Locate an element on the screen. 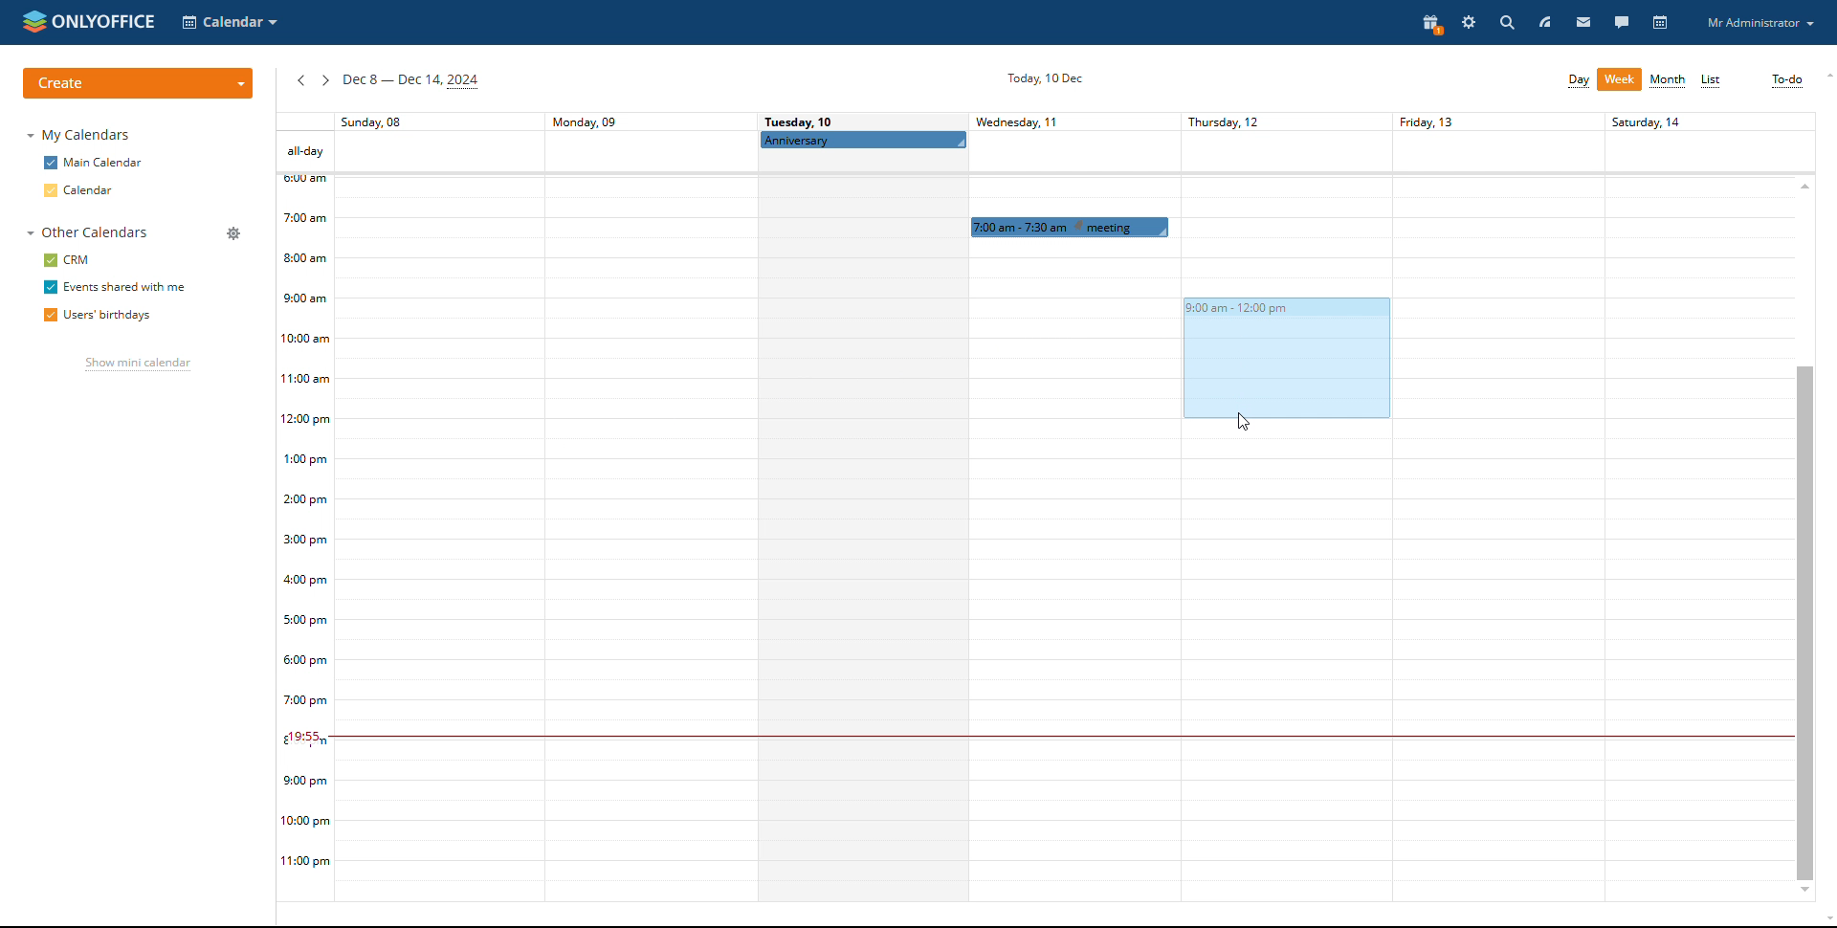  day view is located at coordinates (1578, 80).